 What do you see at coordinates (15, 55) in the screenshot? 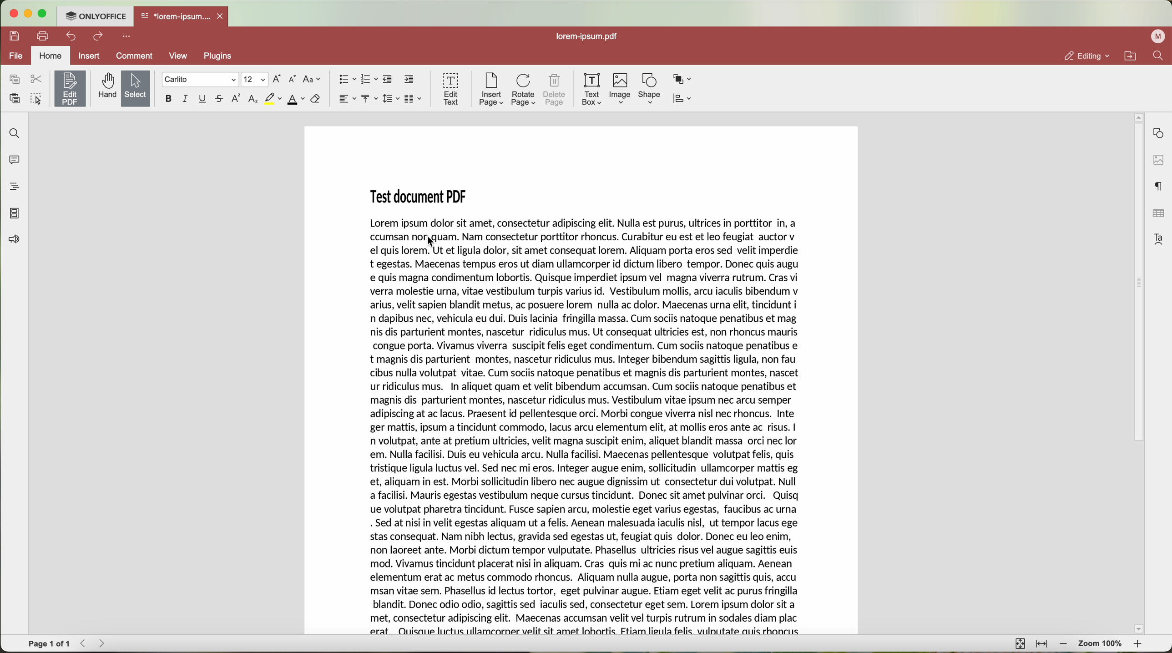
I see `file` at bounding box center [15, 55].